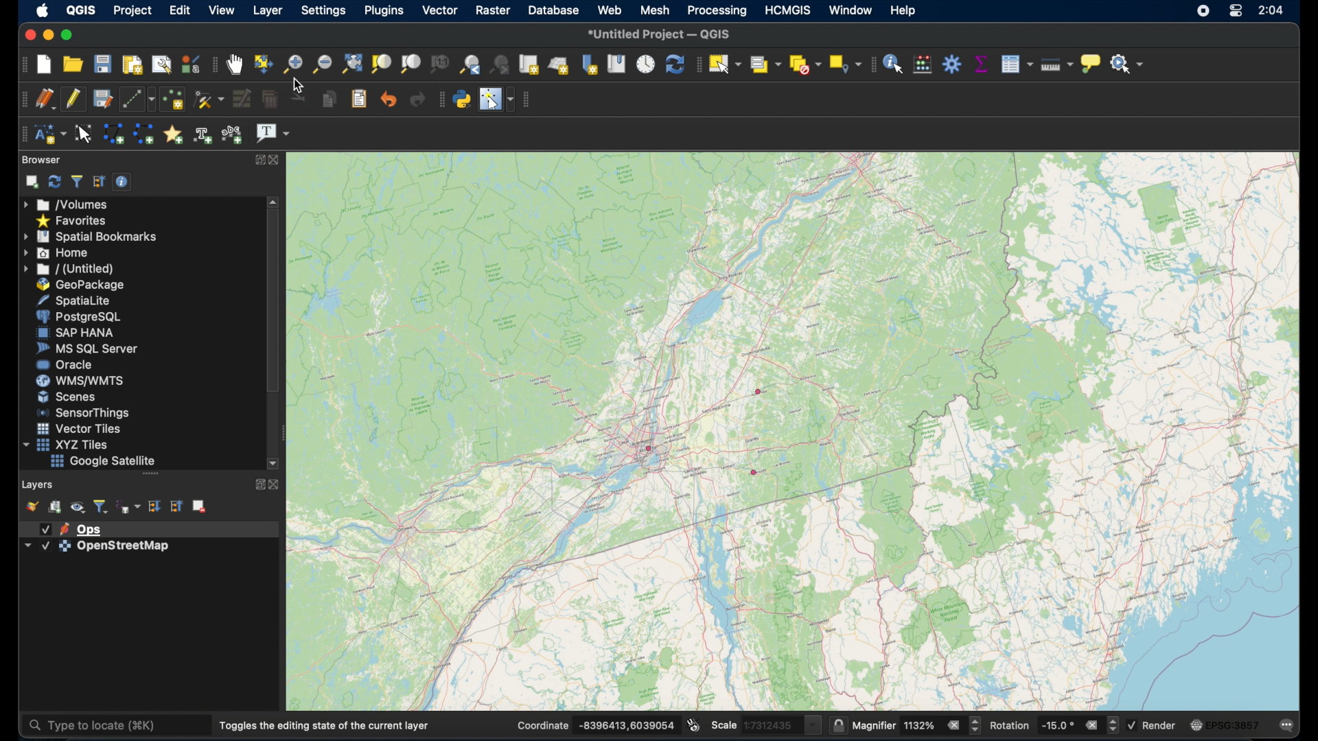  Describe the element at coordinates (67, 397) in the screenshot. I see `scenes` at that location.